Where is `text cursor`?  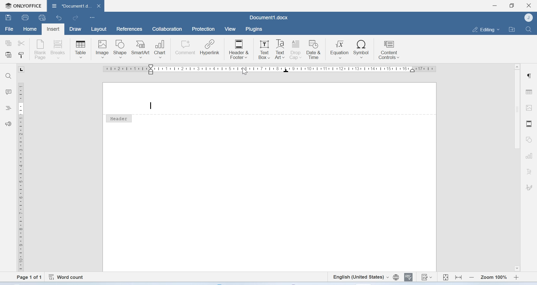
text cursor is located at coordinates (152, 106).